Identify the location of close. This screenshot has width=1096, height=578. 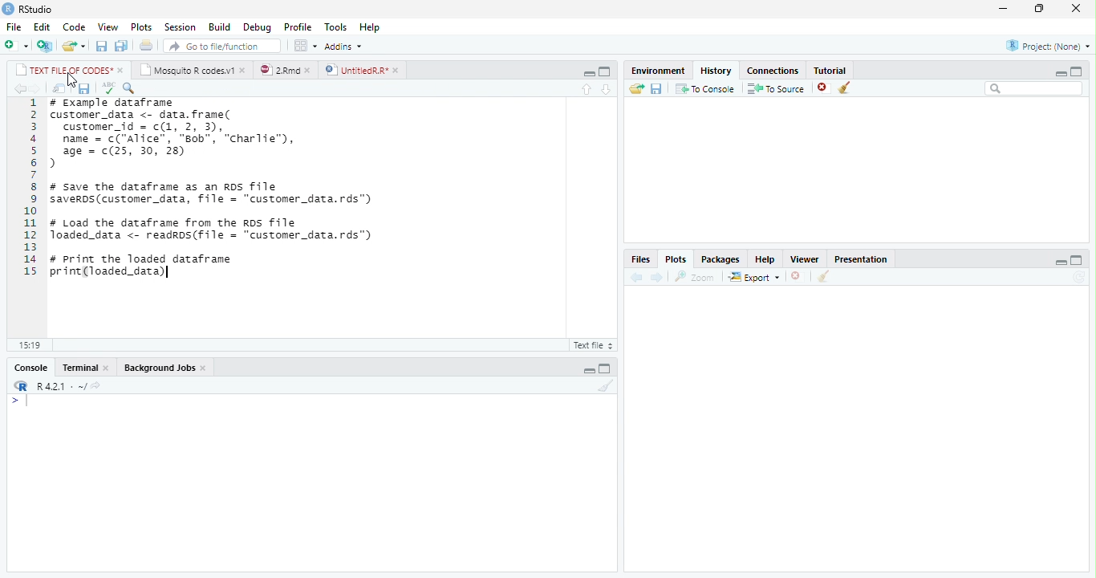
(205, 368).